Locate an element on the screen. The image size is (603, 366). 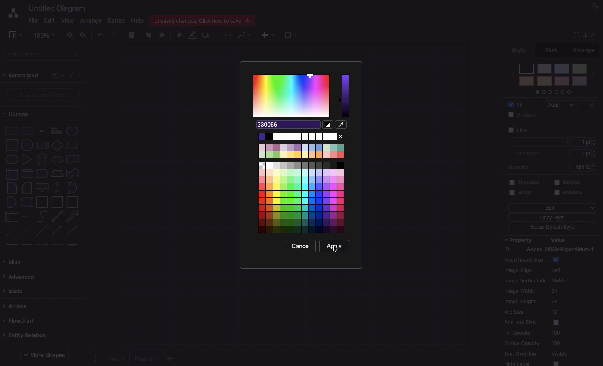
cylinder is located at coordinates (42, 159).